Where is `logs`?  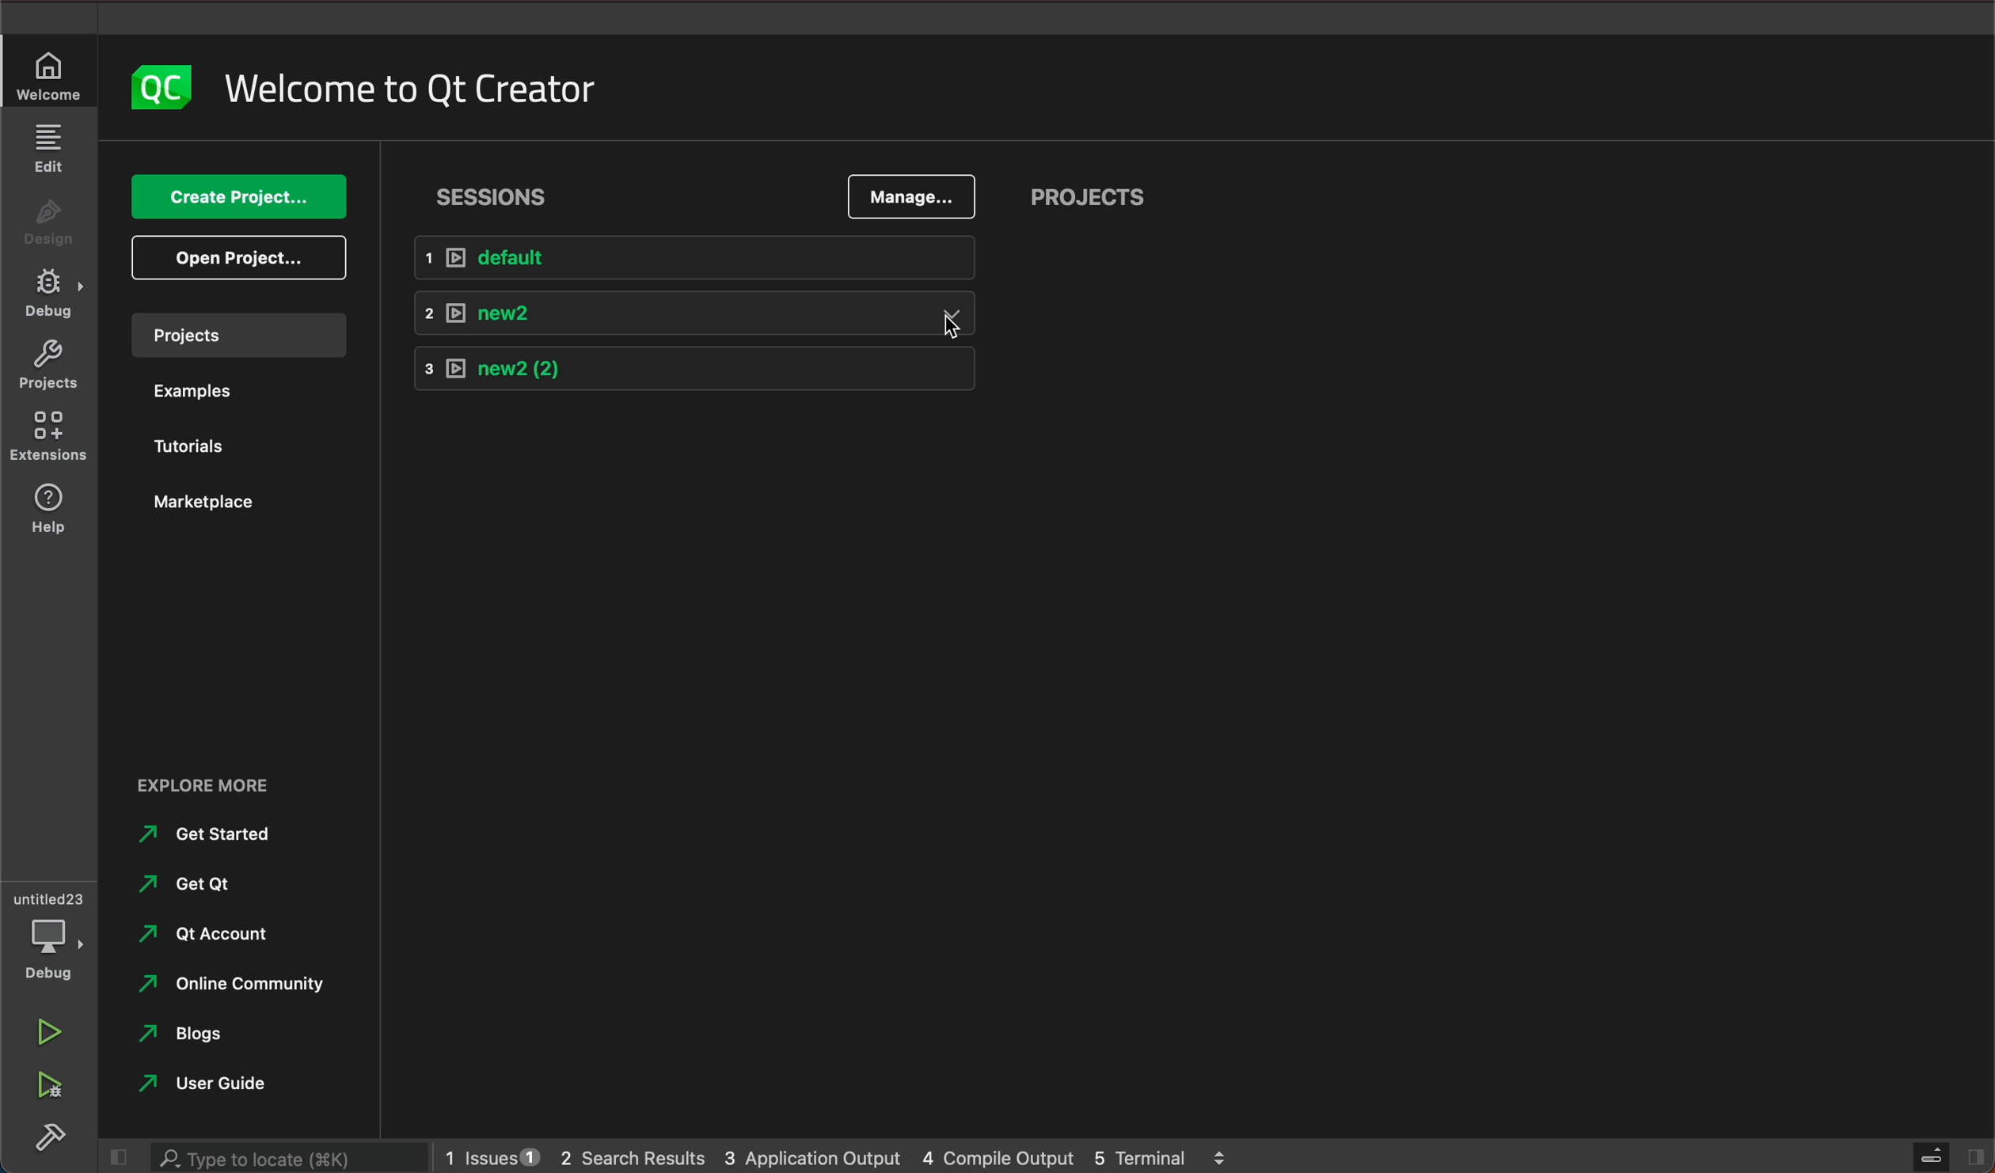 logs is located at coordinates (841, 1156).